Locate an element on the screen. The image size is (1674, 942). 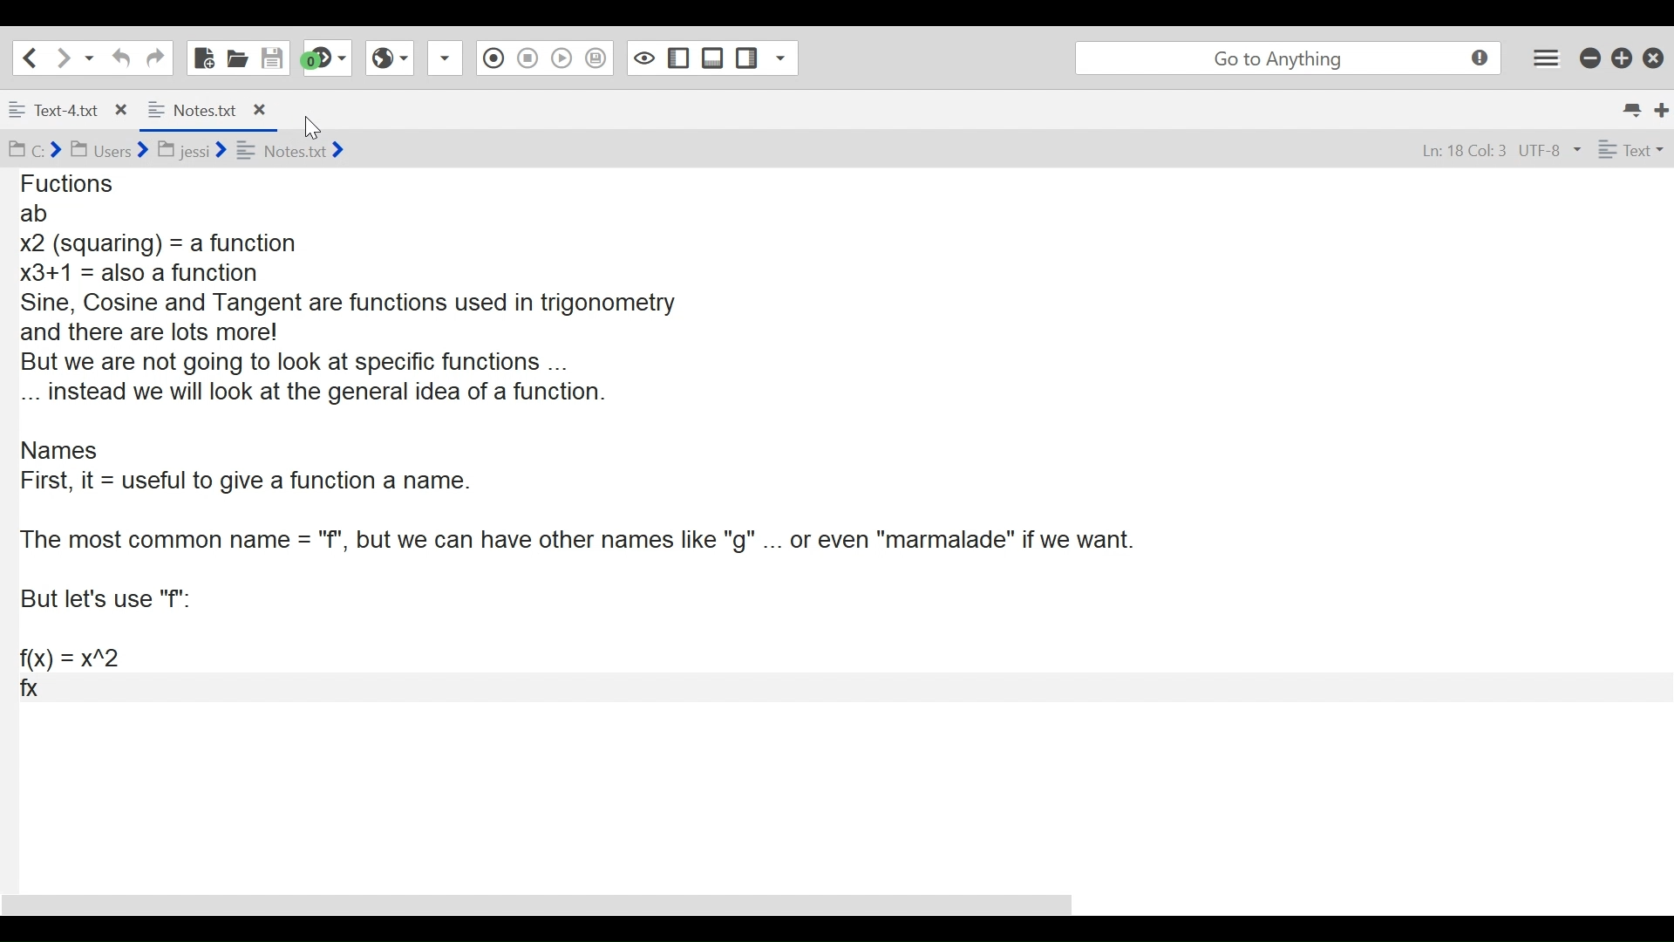
Recent LOcations is located at coordinates (90, 57).